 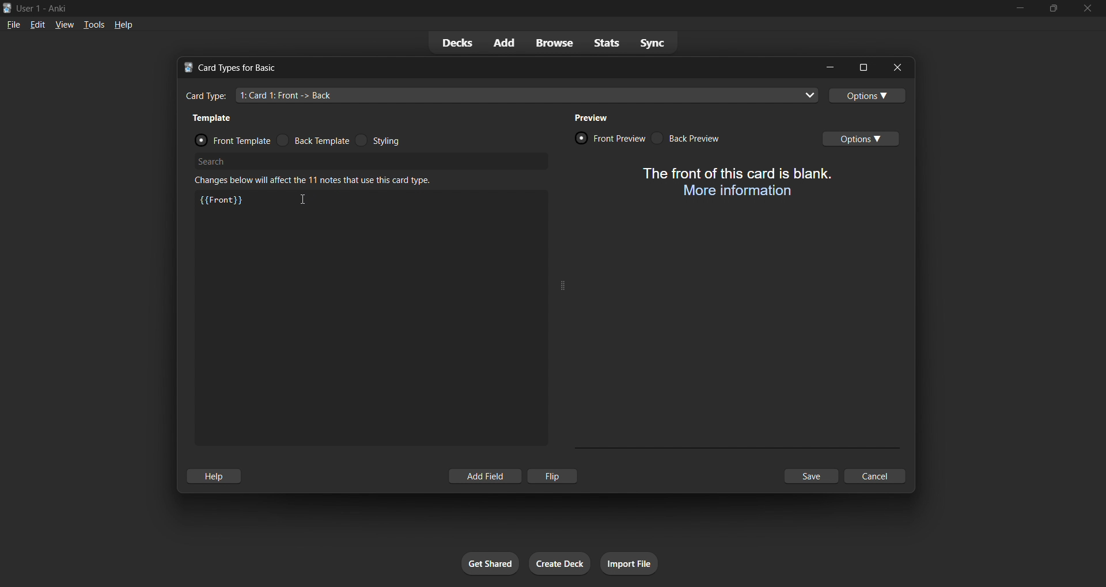 I want to click on maximize/restore, so click(x=1052, y=7).